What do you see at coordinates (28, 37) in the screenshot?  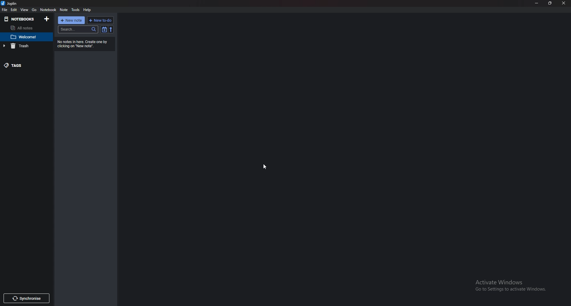 I see `note` at bounding box center [28, 37].